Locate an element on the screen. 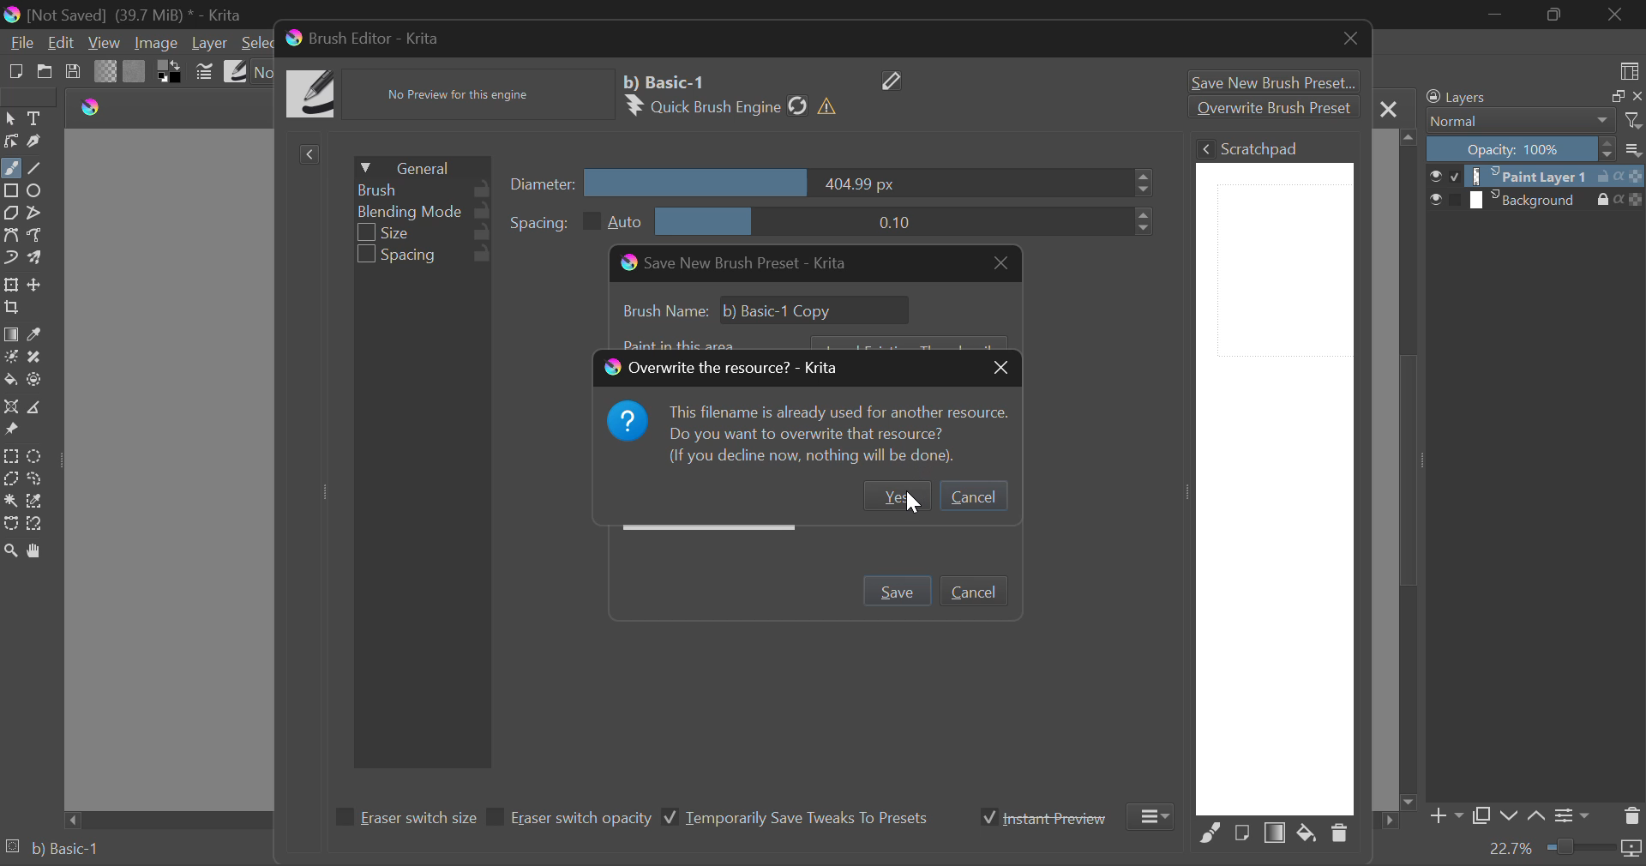 The image size is (1646, 866). Edit Name is located at coordinates (894, 80).